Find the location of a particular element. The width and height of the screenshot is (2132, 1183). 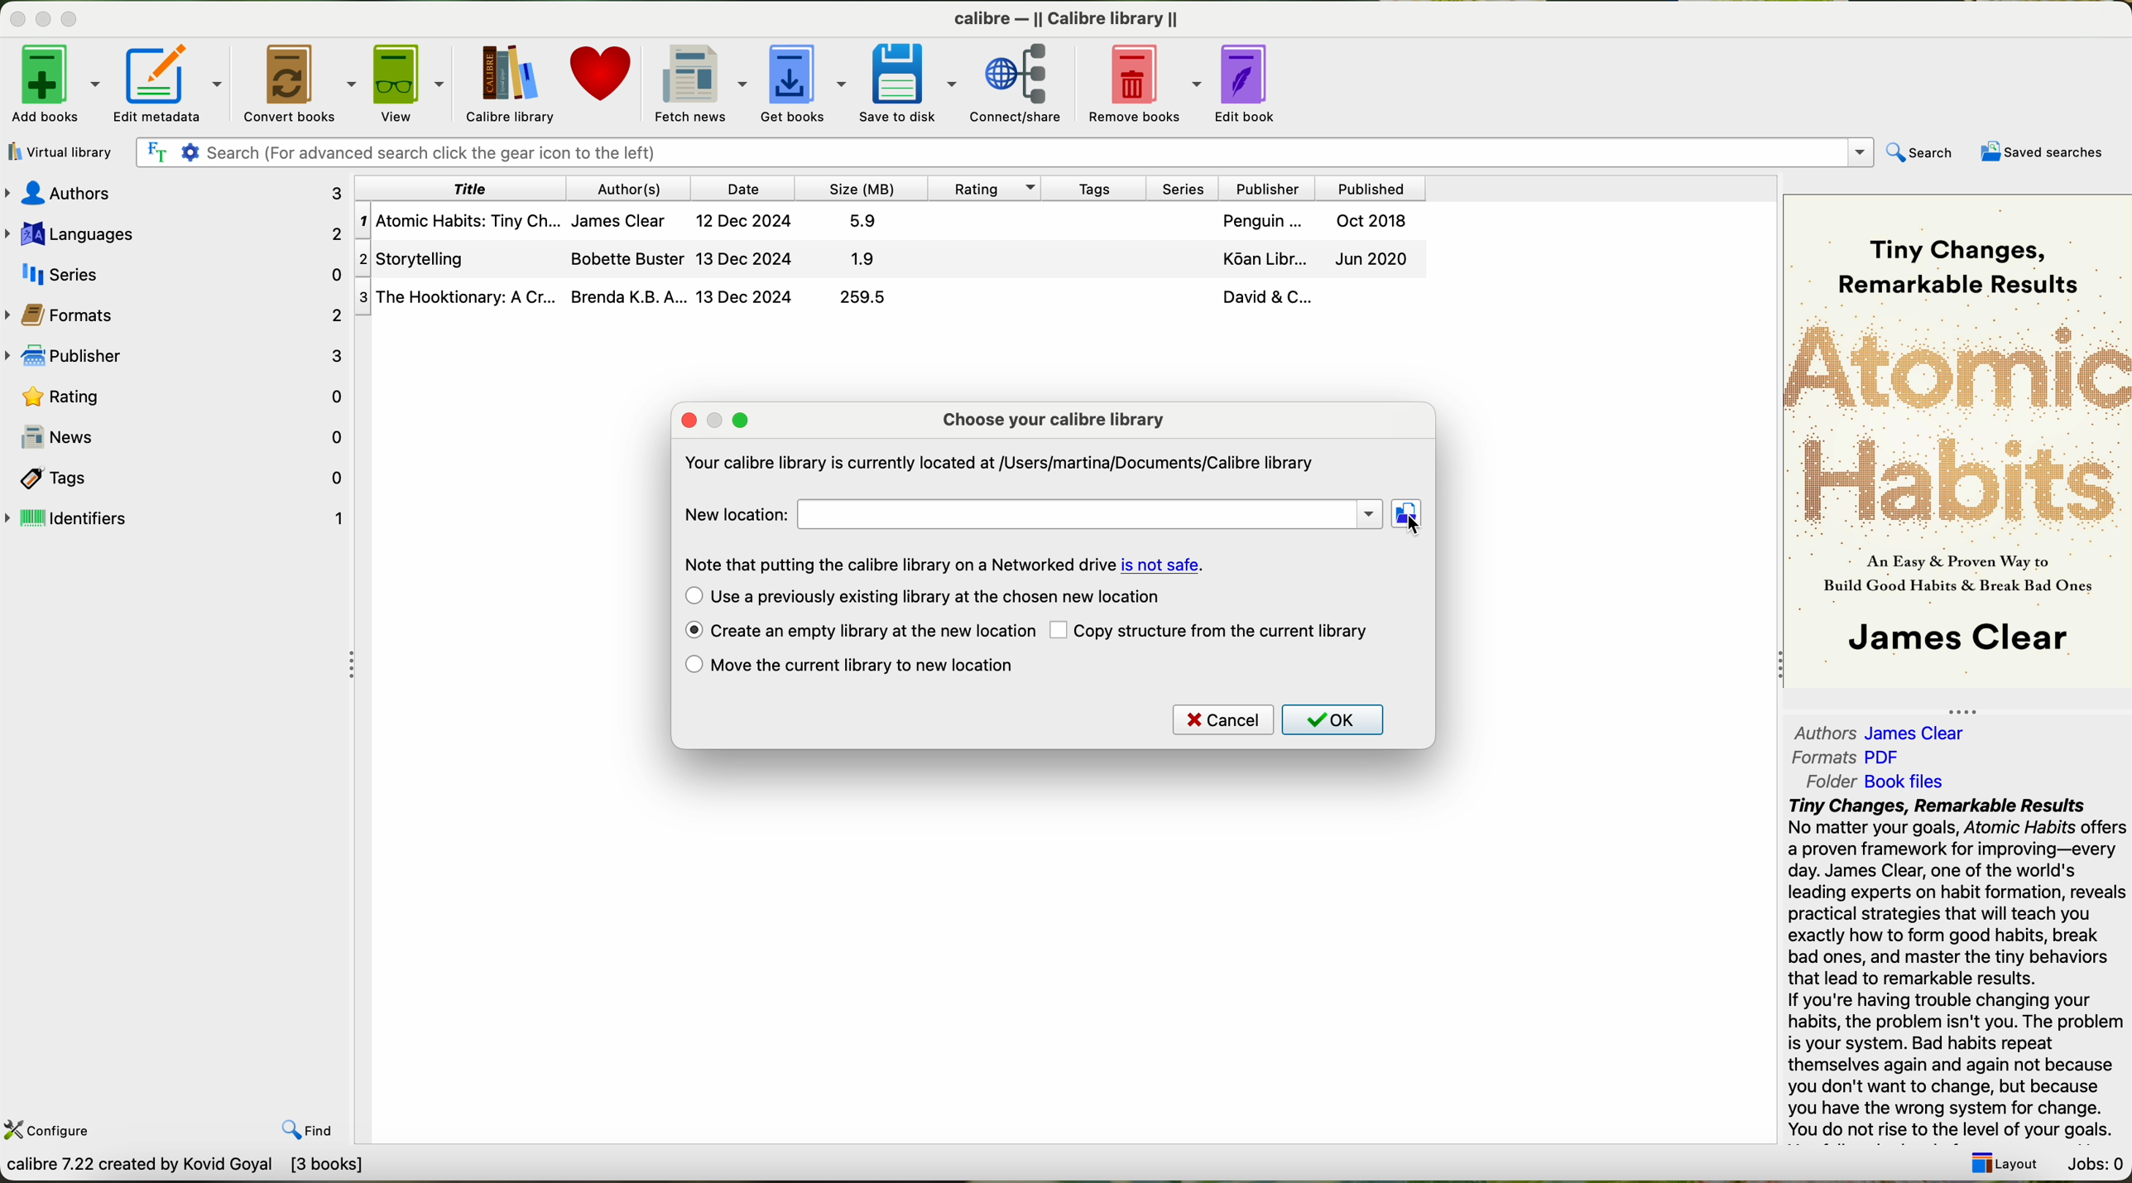

Choose calbre library to work with Calbre Library [3book} is located at coordinates (245, 1169).